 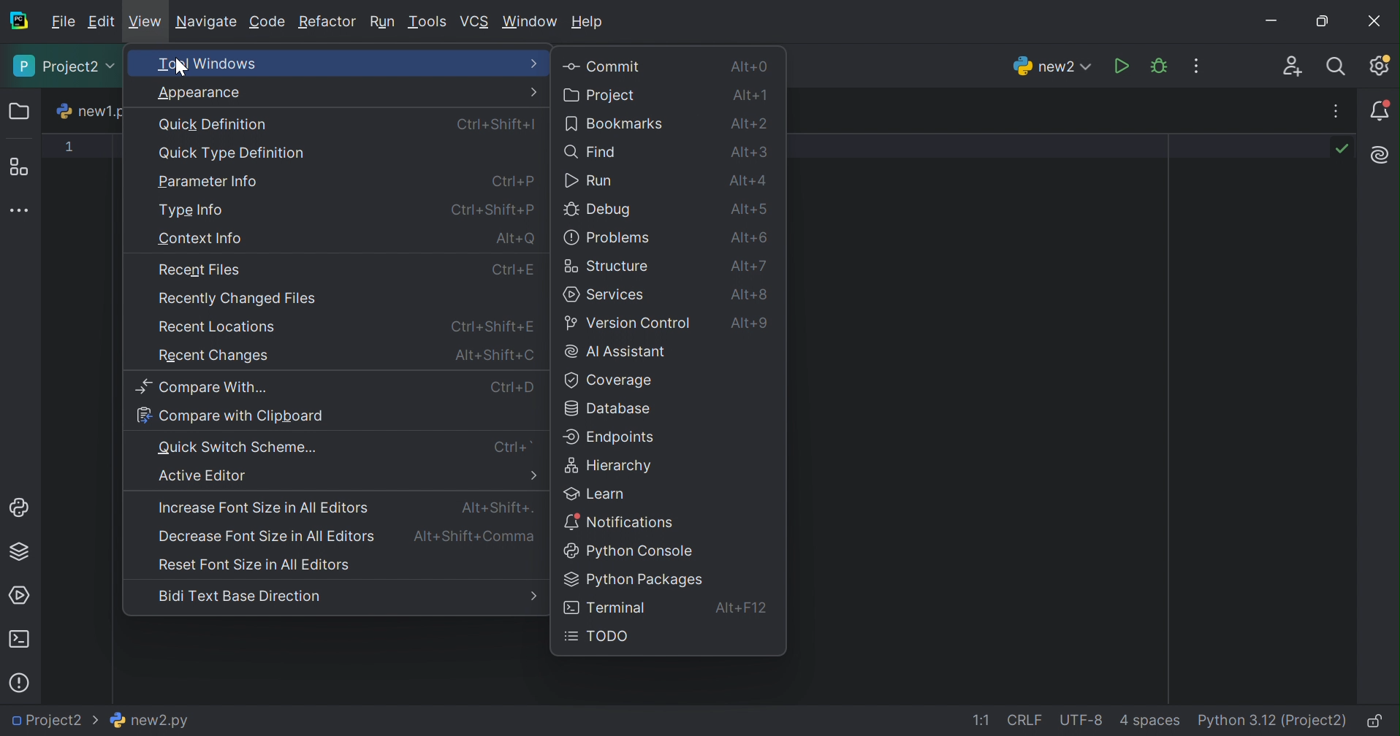 What do you see at coordinates (751, 122) in the screenshot?
I see `Alt+2` at bounding box center [751, 122].